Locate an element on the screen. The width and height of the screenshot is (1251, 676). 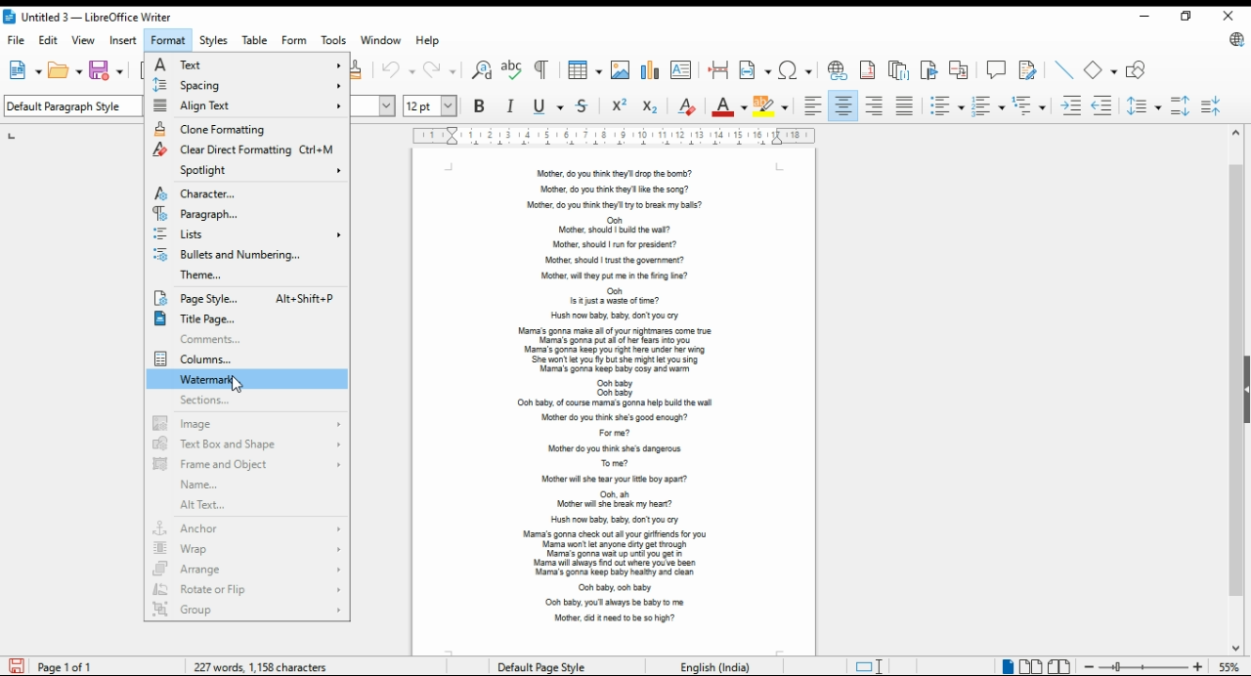
character is located at coordinates (246, 193).